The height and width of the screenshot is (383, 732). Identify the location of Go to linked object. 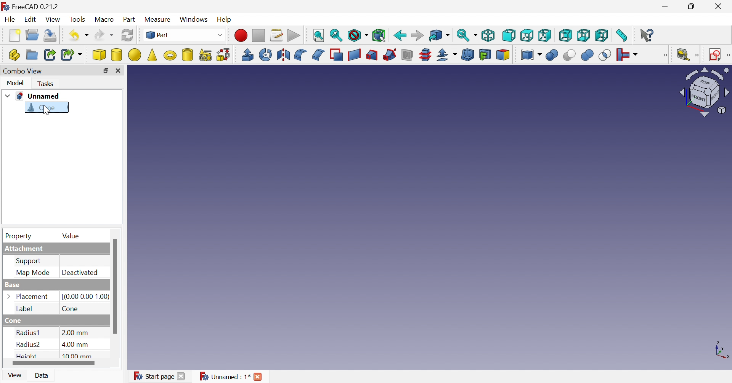
(440, 35).